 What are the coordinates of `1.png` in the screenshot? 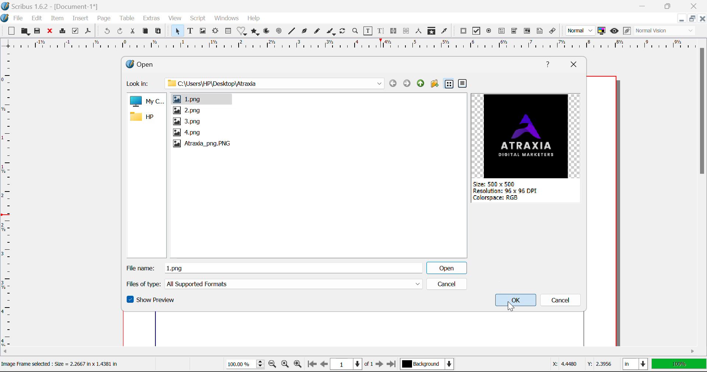 It's located at (294, 267).